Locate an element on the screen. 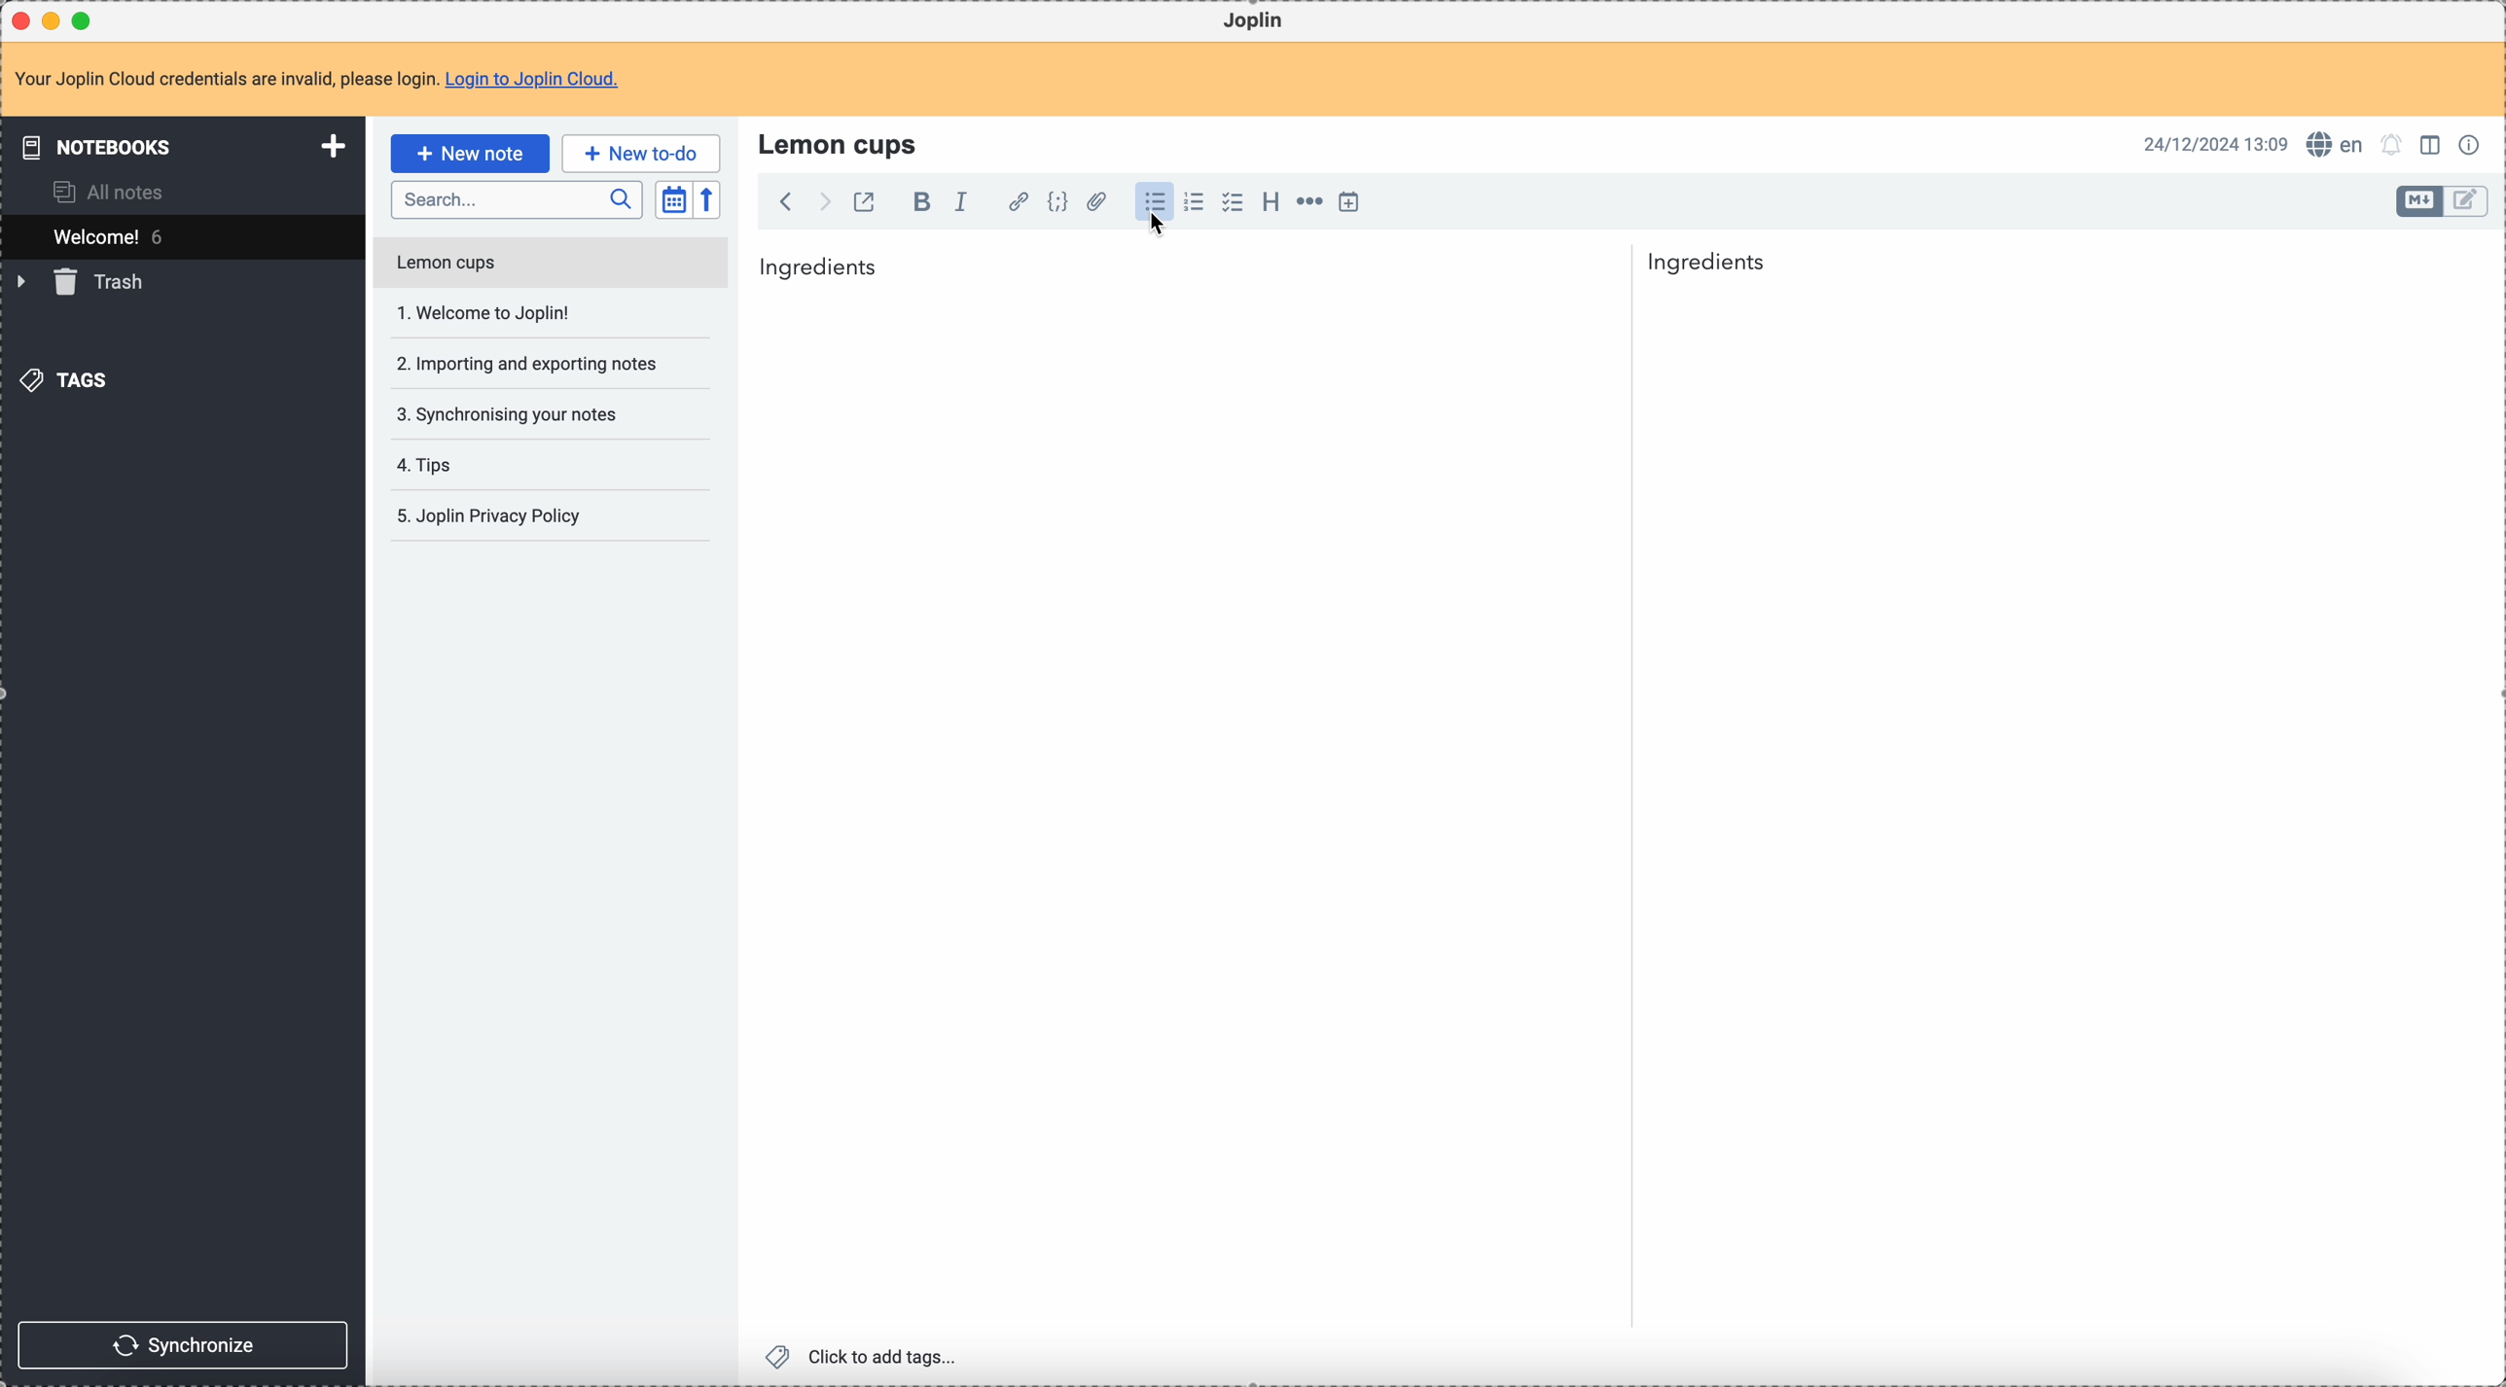 This screenshot has width=2506, height=1387. maximize is located at coordinates (87, 19).